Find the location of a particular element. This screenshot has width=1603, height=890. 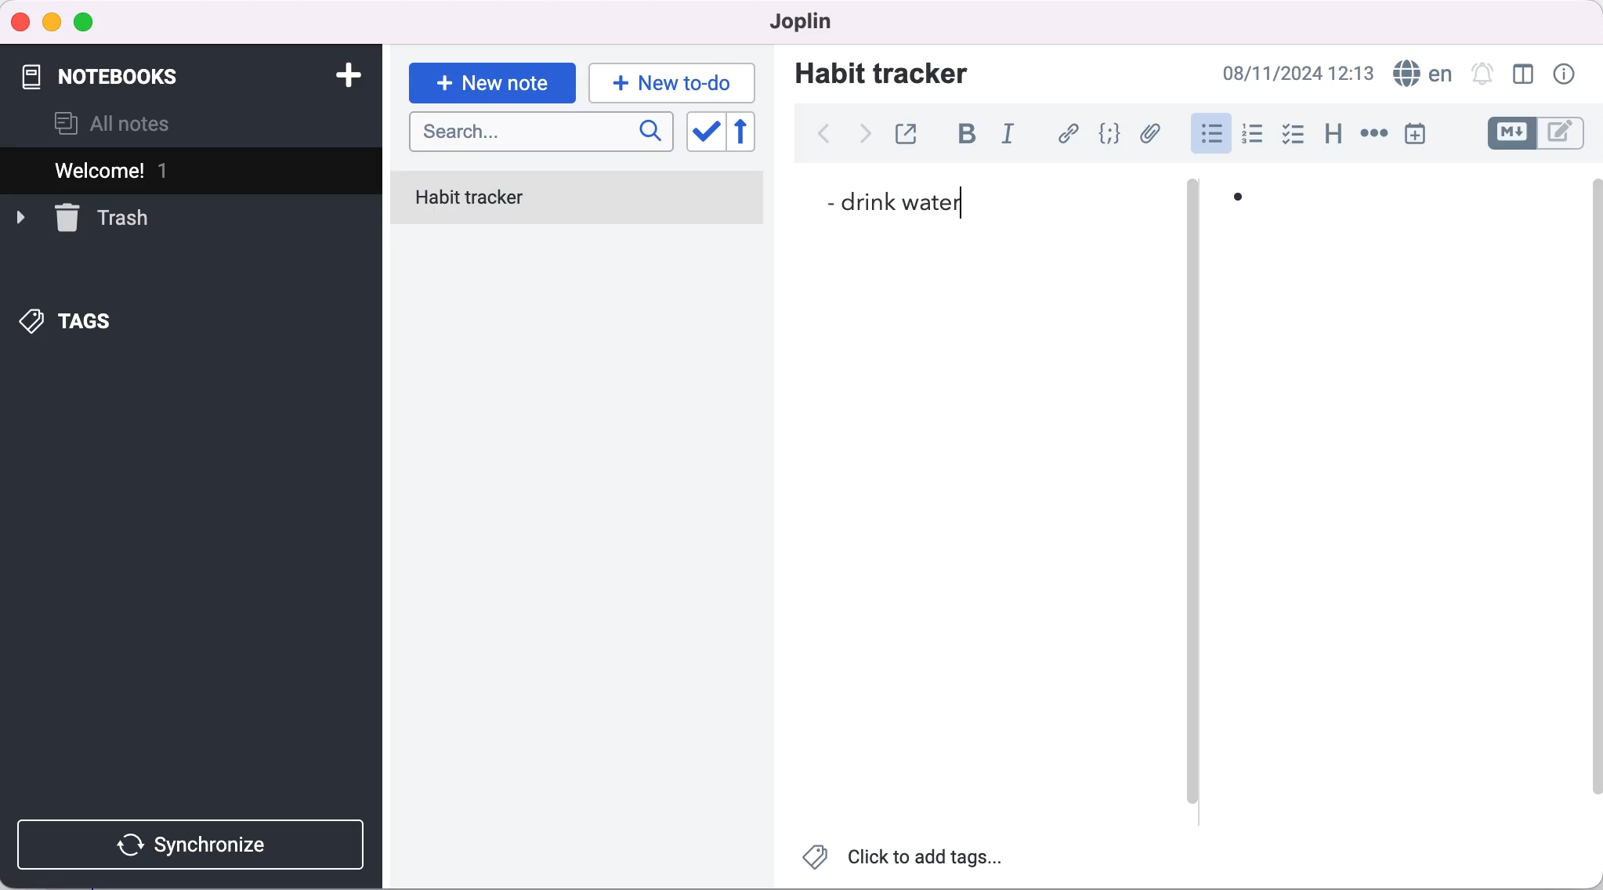

add notebook is located at coordinates (345, 74).